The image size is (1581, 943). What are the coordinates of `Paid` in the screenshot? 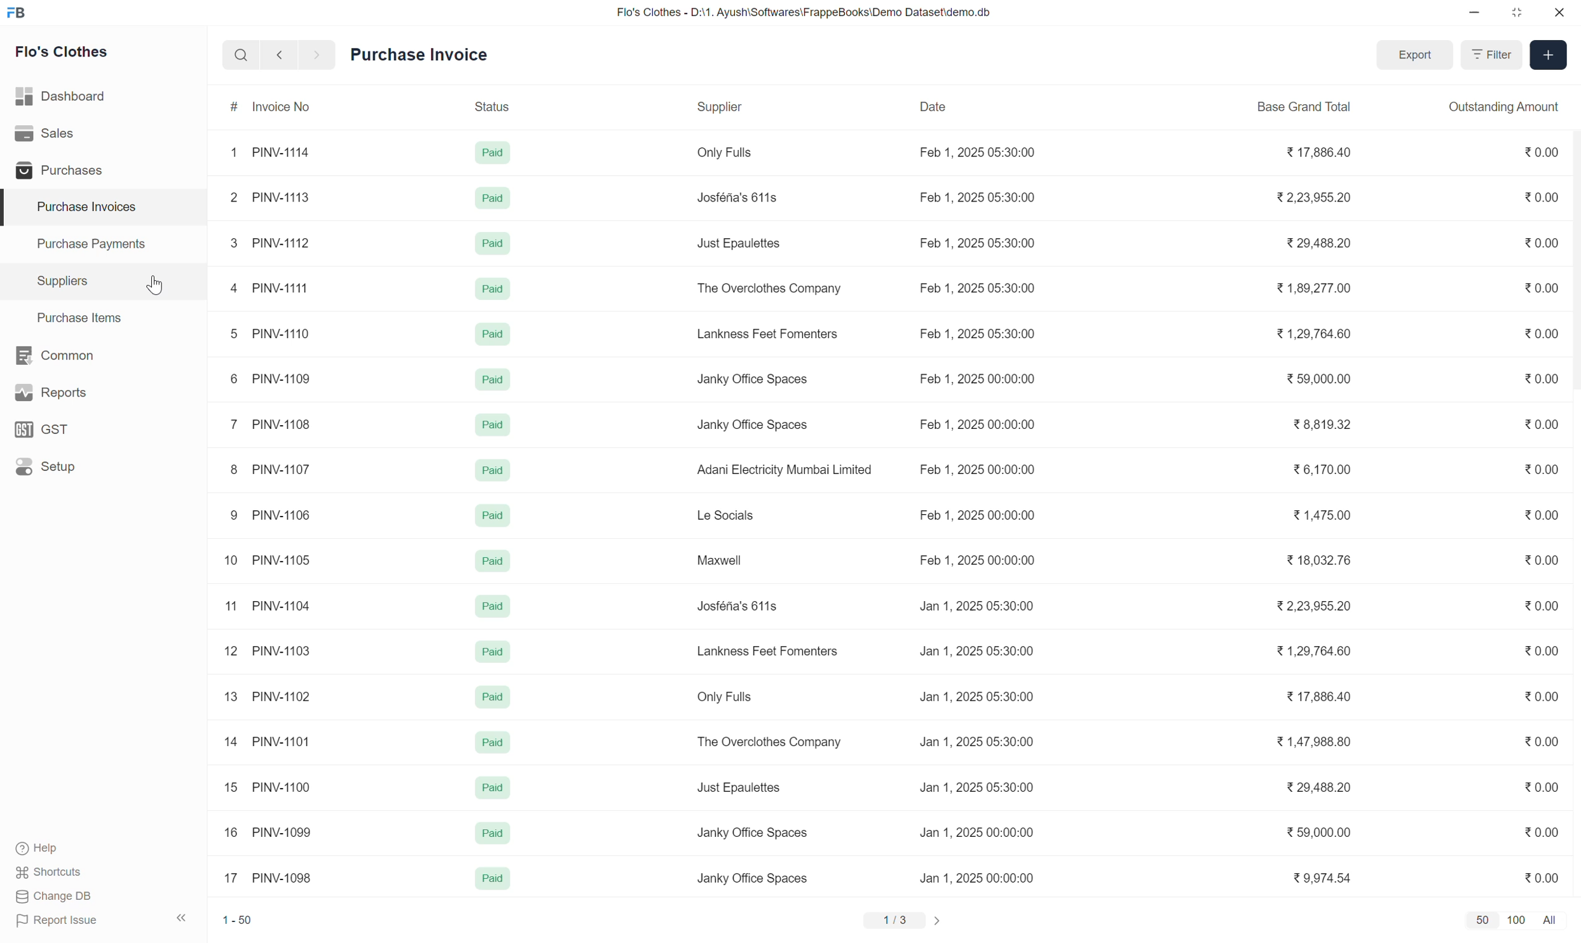 It's located at (491, 198).